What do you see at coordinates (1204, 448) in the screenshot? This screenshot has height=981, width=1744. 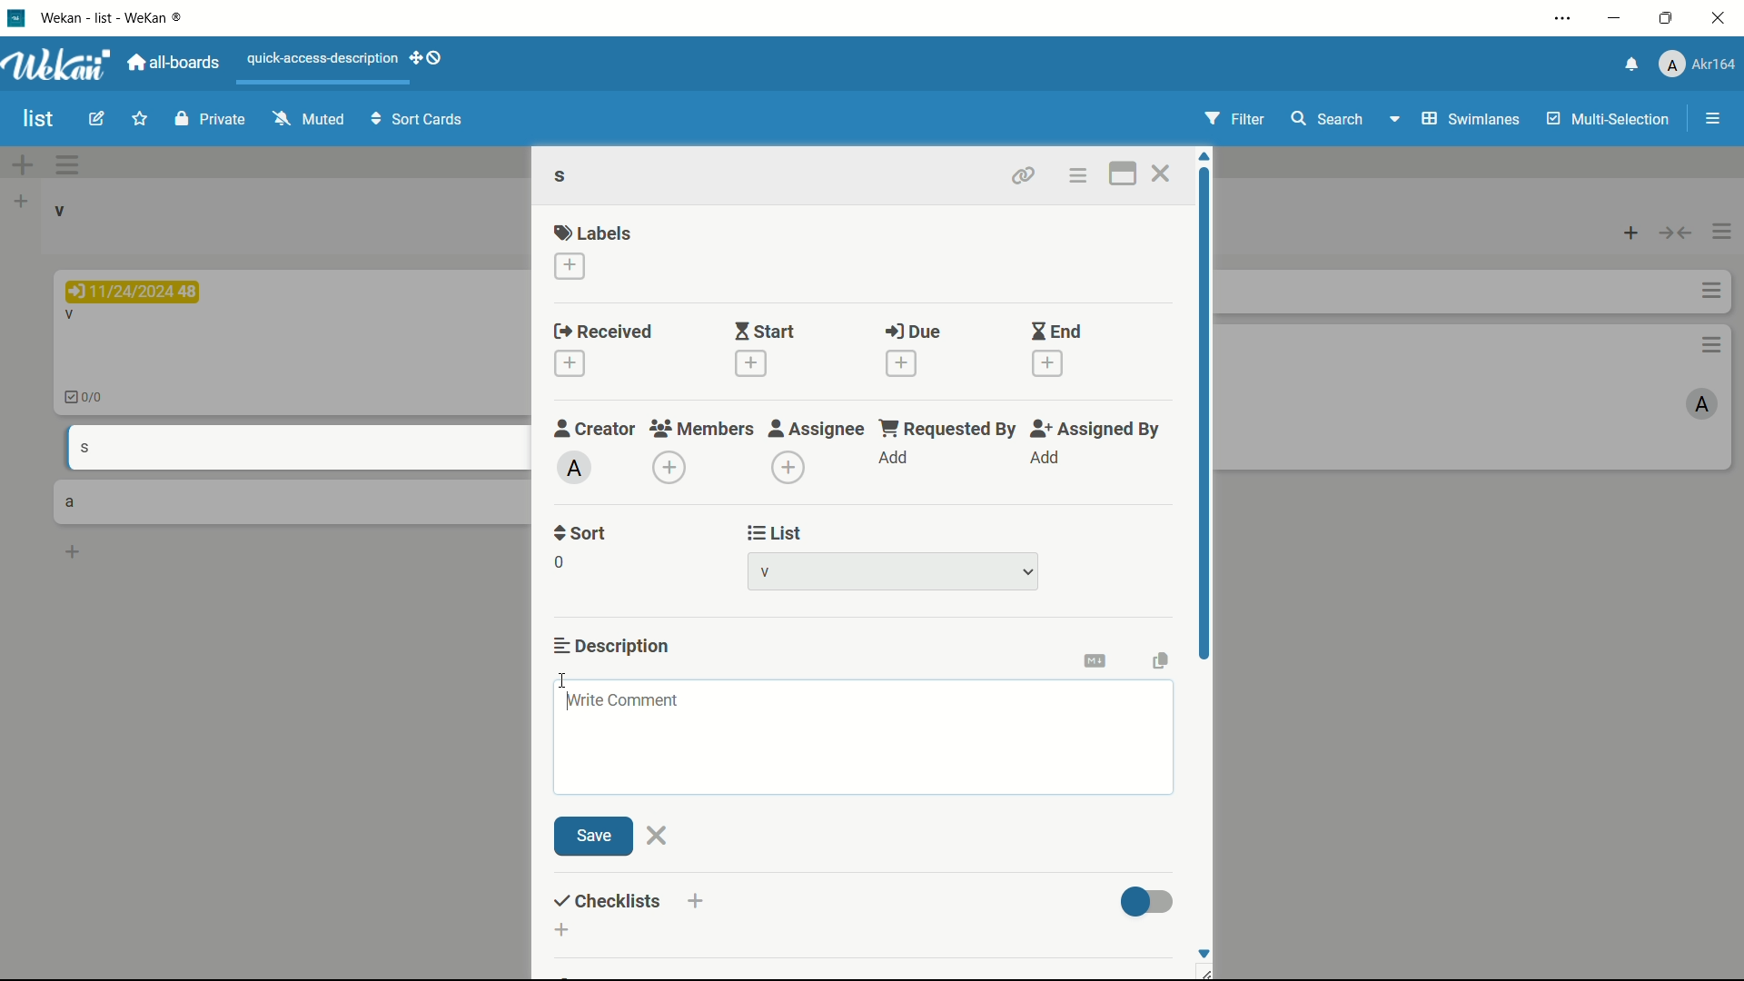 I see `scroll bar` at bounding box center [1204, 448].